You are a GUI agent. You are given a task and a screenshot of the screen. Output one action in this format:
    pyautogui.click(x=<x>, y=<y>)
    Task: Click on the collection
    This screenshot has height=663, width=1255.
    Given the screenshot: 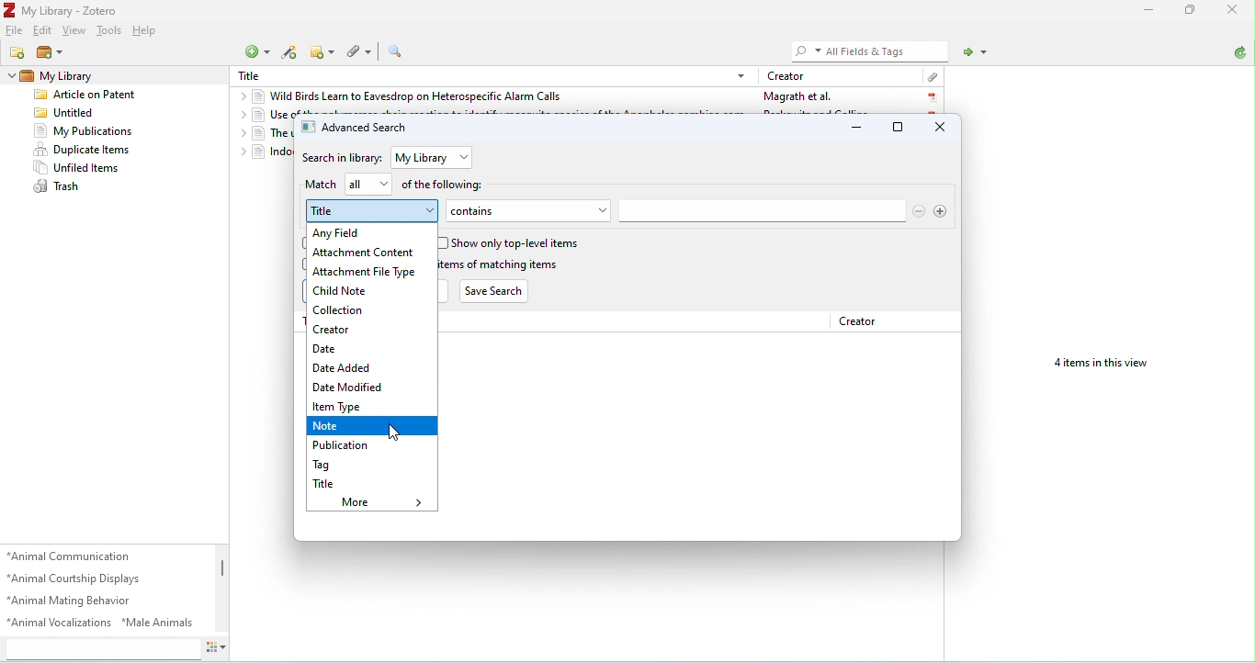 What is the action you would take?
    pyautogui.click(x=343, y=310)
    